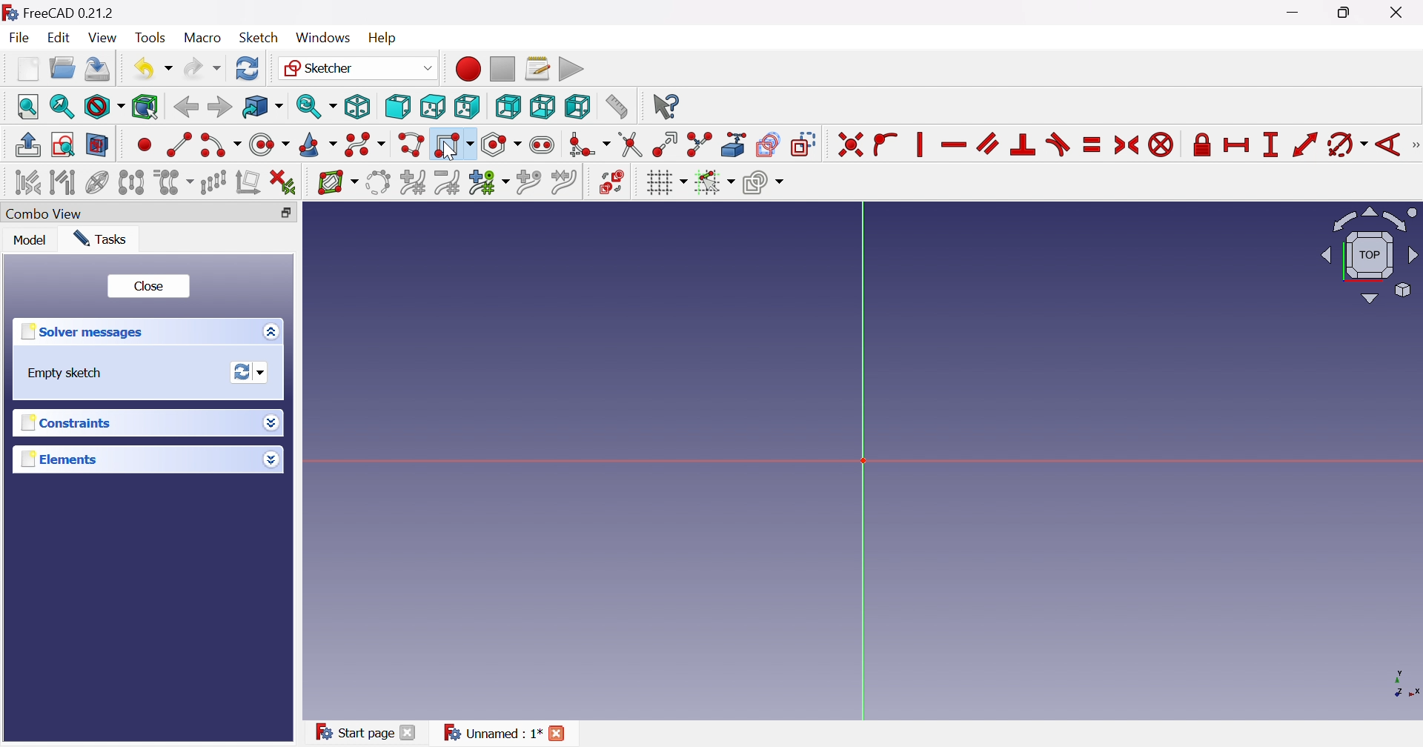 The image size is (1423, 747). I want to click on Convert geometry to B-spline, so click(377, 183).